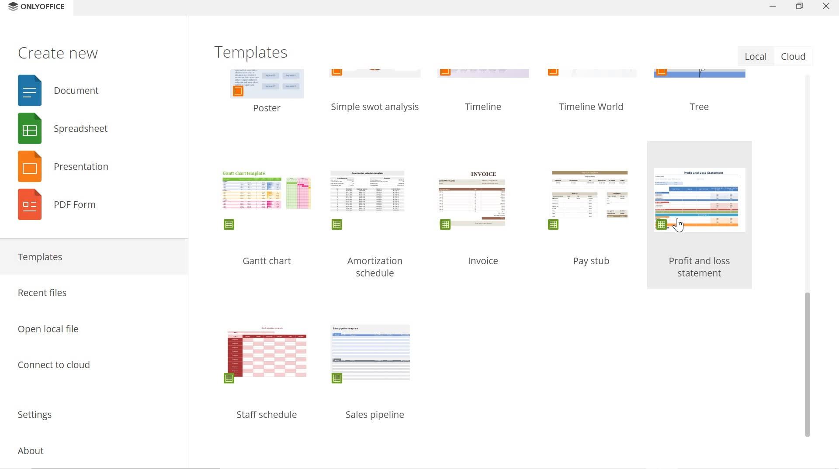 The image size is (839, 469). What do you see at coordinates (488, 107) in the screenshot?
I see `Timeline` at bounding box center [488, 107].